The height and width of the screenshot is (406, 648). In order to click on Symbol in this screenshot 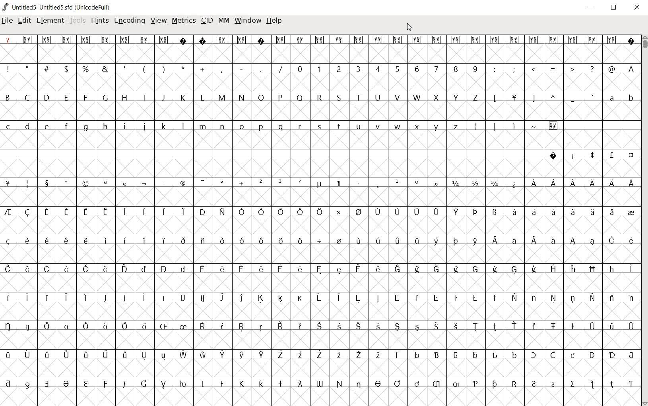, I will do `click(242, 182)`.